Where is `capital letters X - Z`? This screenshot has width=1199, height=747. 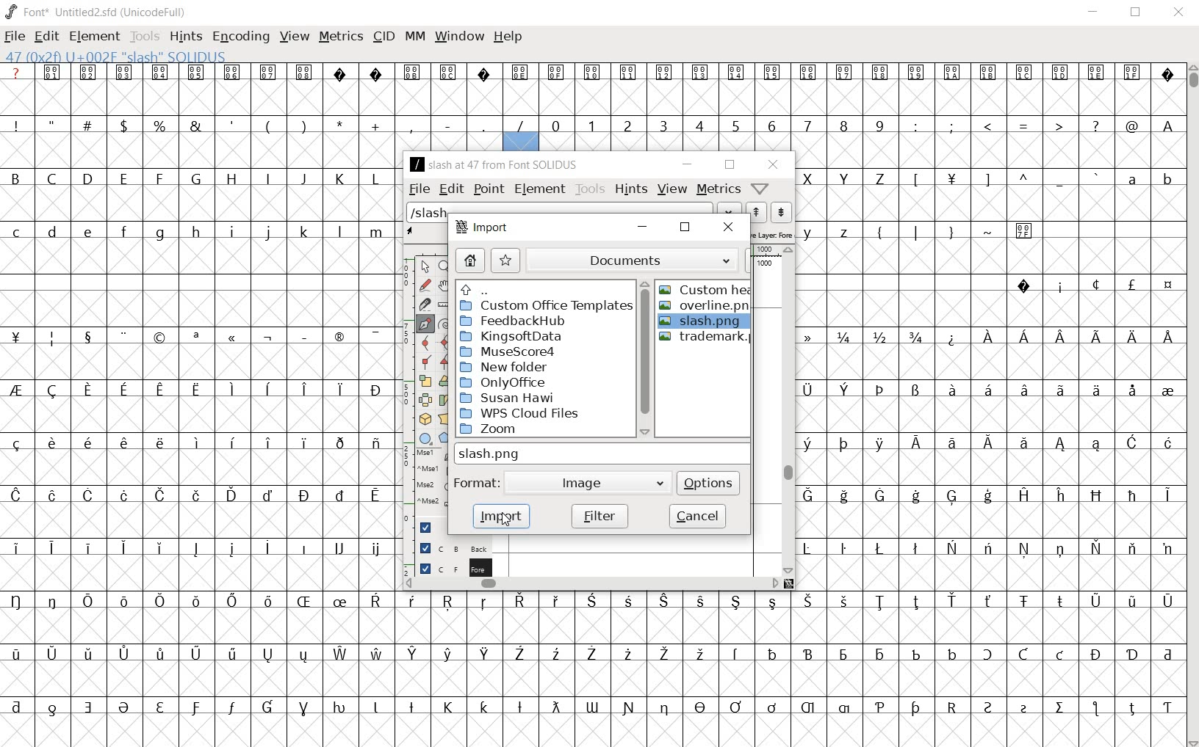 capital letters X - Z is located at coordinates (851, 179).